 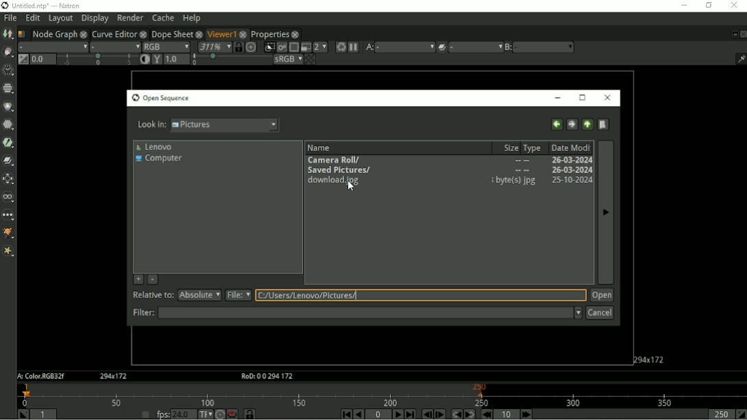 I want to click on Auto-contrast, so click(x=144, y=59).